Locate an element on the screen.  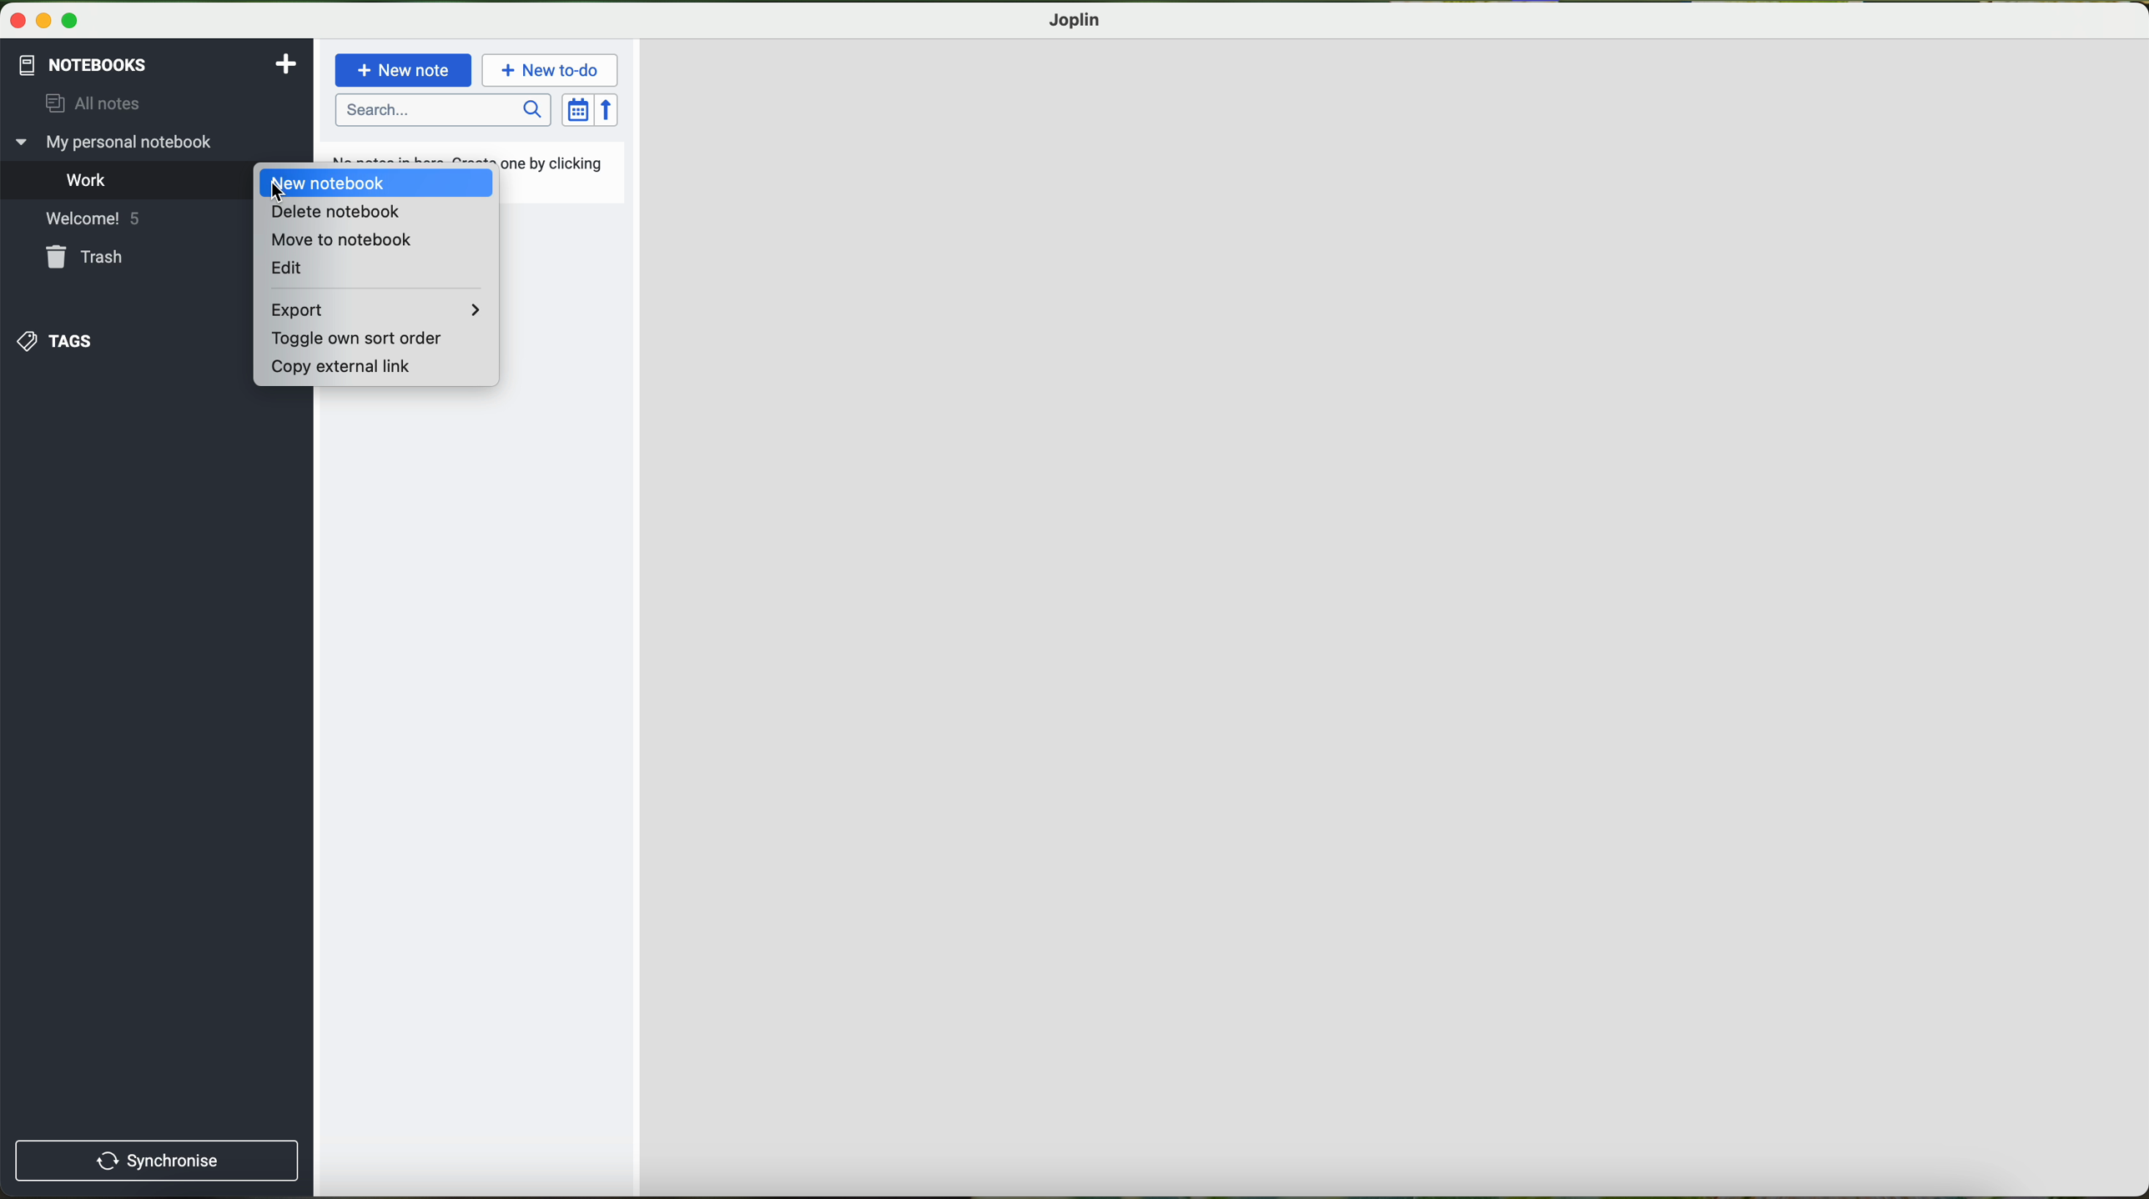
 is located at coordinates (612, 112).